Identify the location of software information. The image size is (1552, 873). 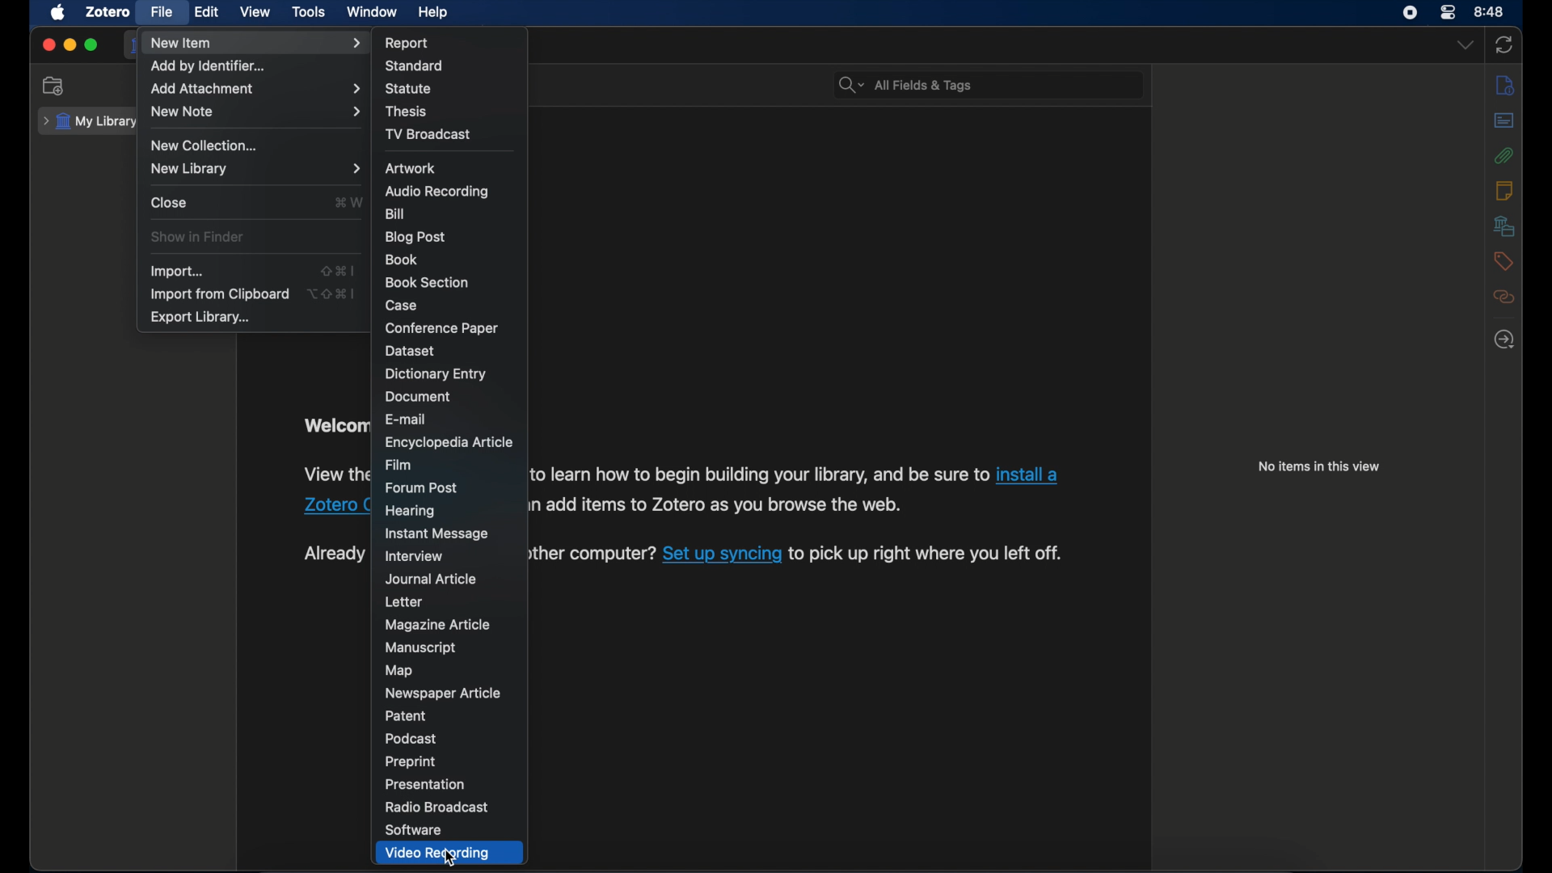
(761, 474).